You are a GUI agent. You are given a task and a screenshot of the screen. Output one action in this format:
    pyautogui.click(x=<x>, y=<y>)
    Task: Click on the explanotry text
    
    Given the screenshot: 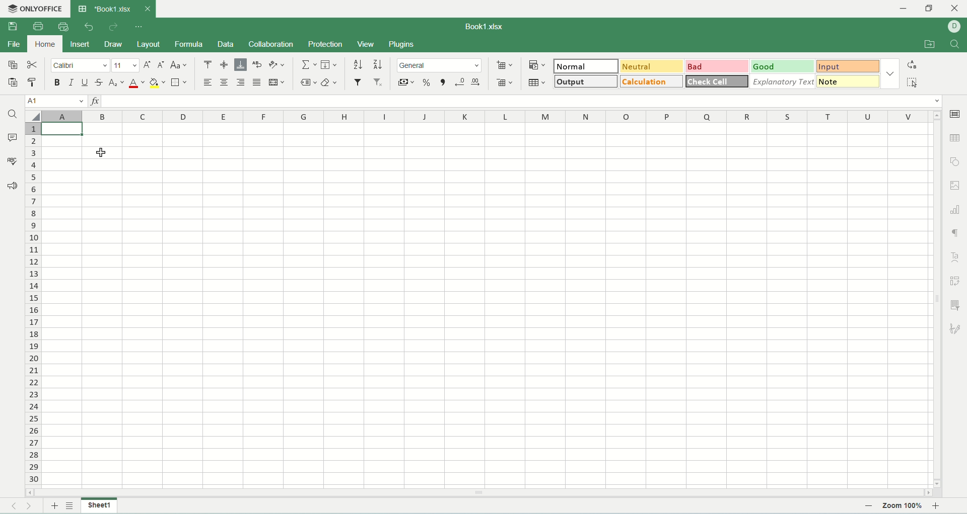 What is the action you would take?
    pyautogui.click(x=783, y=81)
    